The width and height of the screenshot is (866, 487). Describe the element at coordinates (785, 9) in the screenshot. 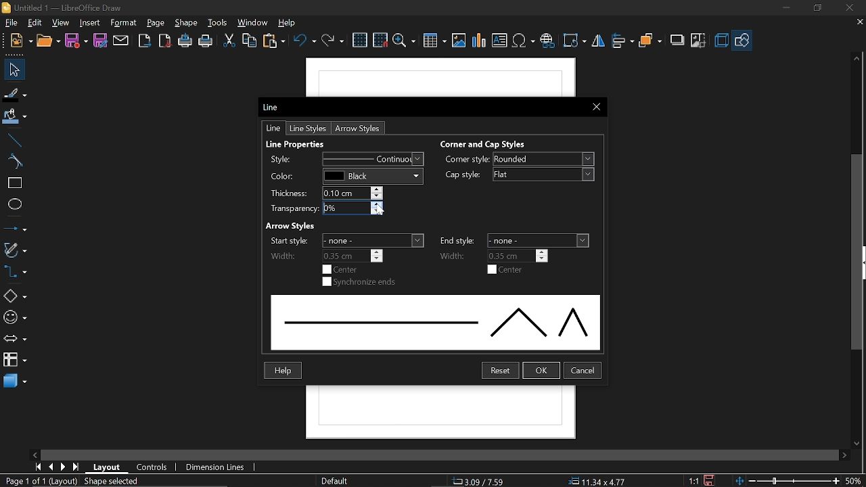

I see `Minimize` at that location.